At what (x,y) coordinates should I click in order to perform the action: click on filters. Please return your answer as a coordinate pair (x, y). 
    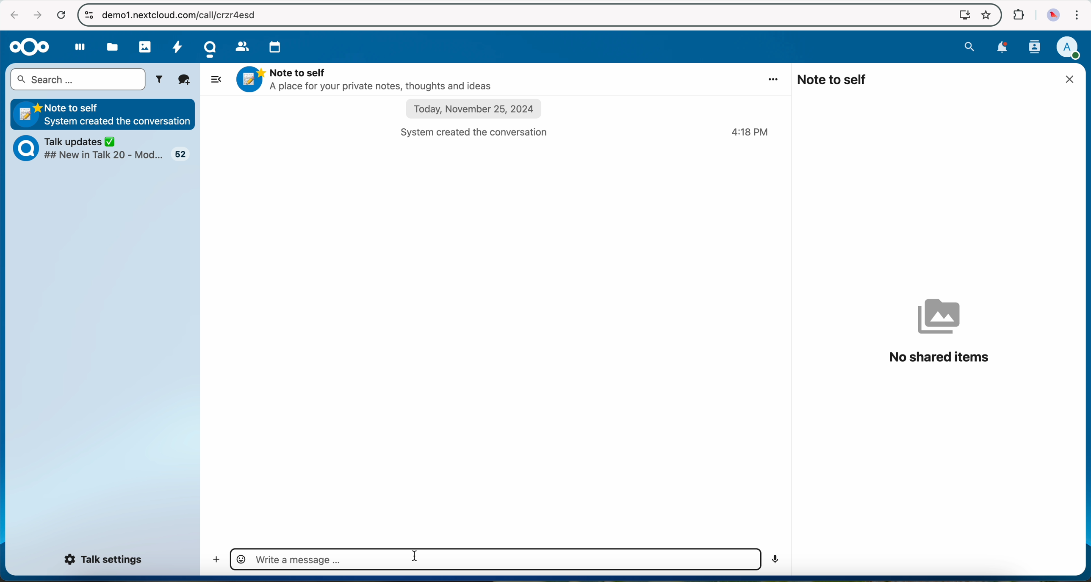
    Looking at the image, I should click on (161, 80).